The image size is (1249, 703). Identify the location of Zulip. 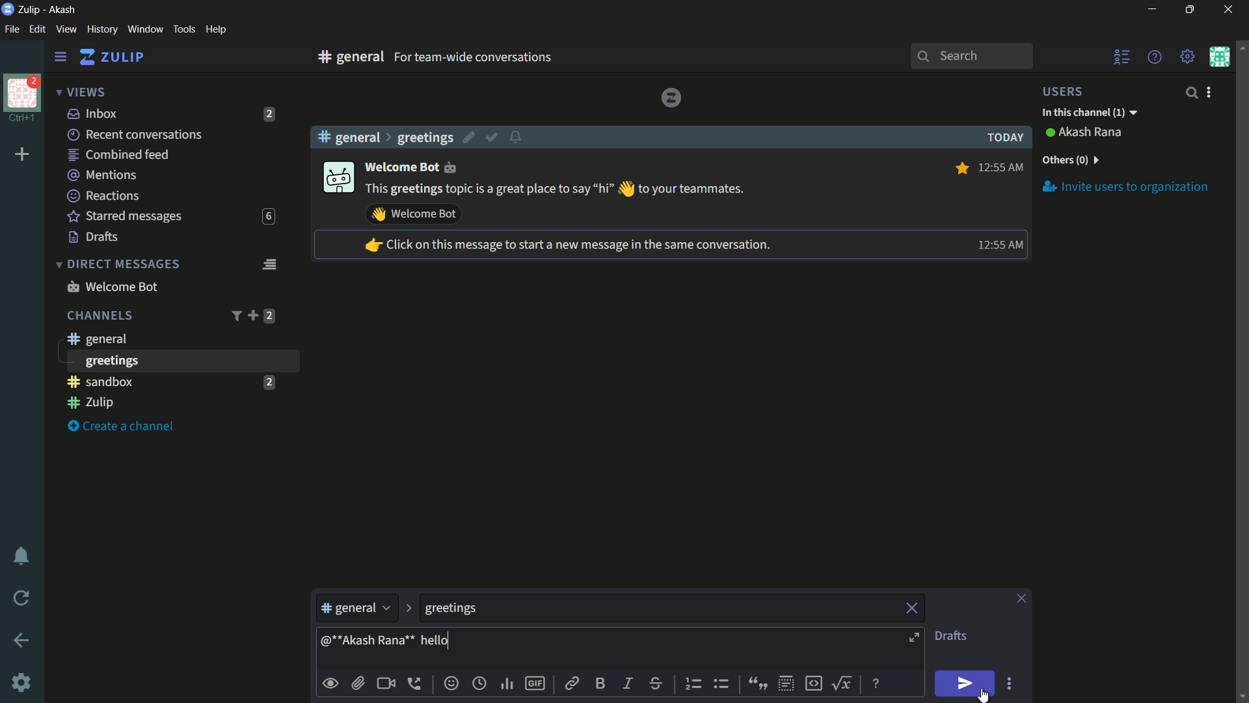
(31, 9).